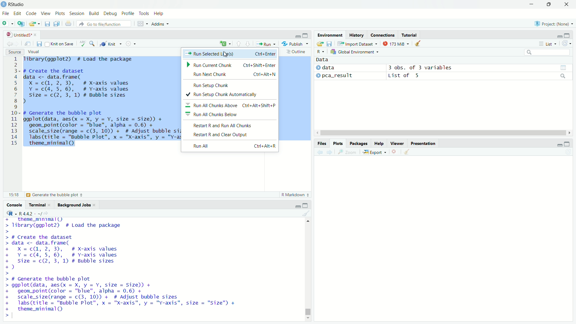  Describe the element at coordinates (265, 43) in the screenshot. I see `Run` at that location.